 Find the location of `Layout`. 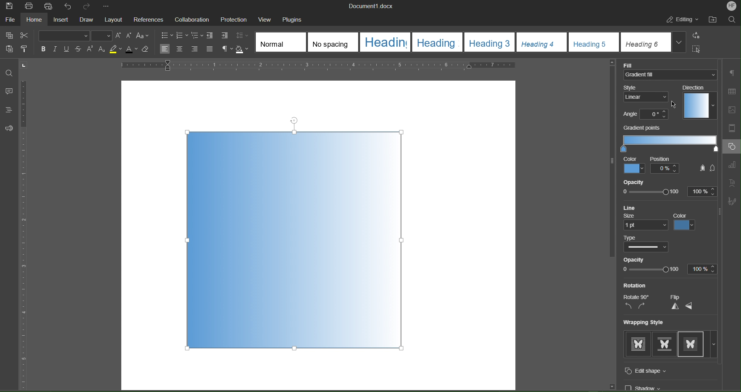

Layout is located at coordinates (115, 19).